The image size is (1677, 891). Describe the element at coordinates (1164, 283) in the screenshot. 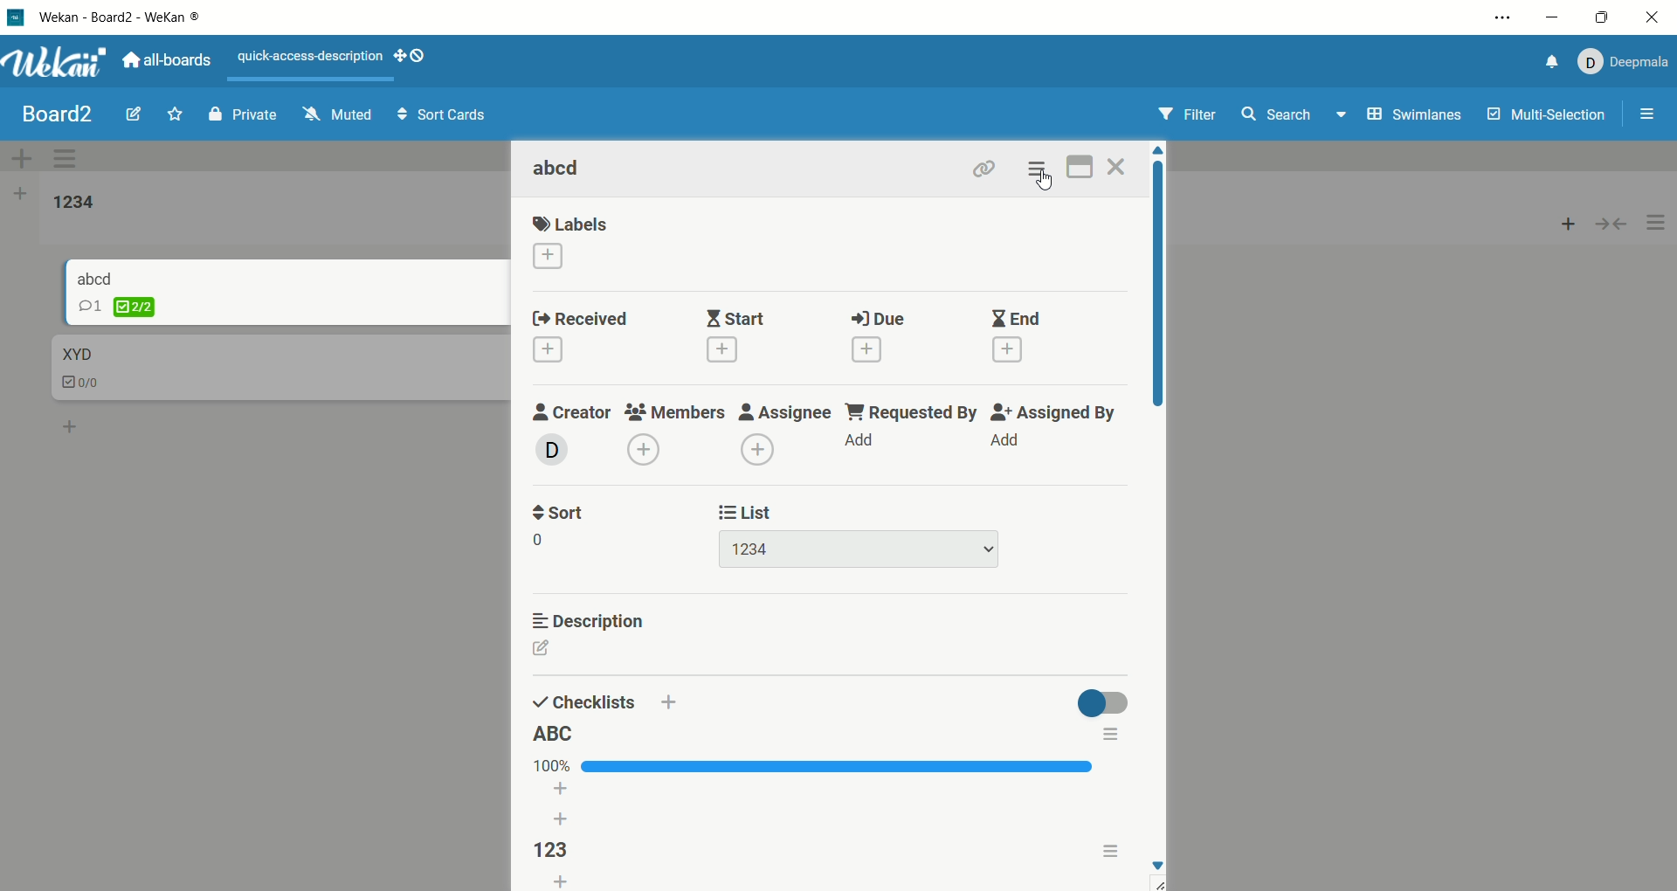

I see `vertical scroll bar` at that location.